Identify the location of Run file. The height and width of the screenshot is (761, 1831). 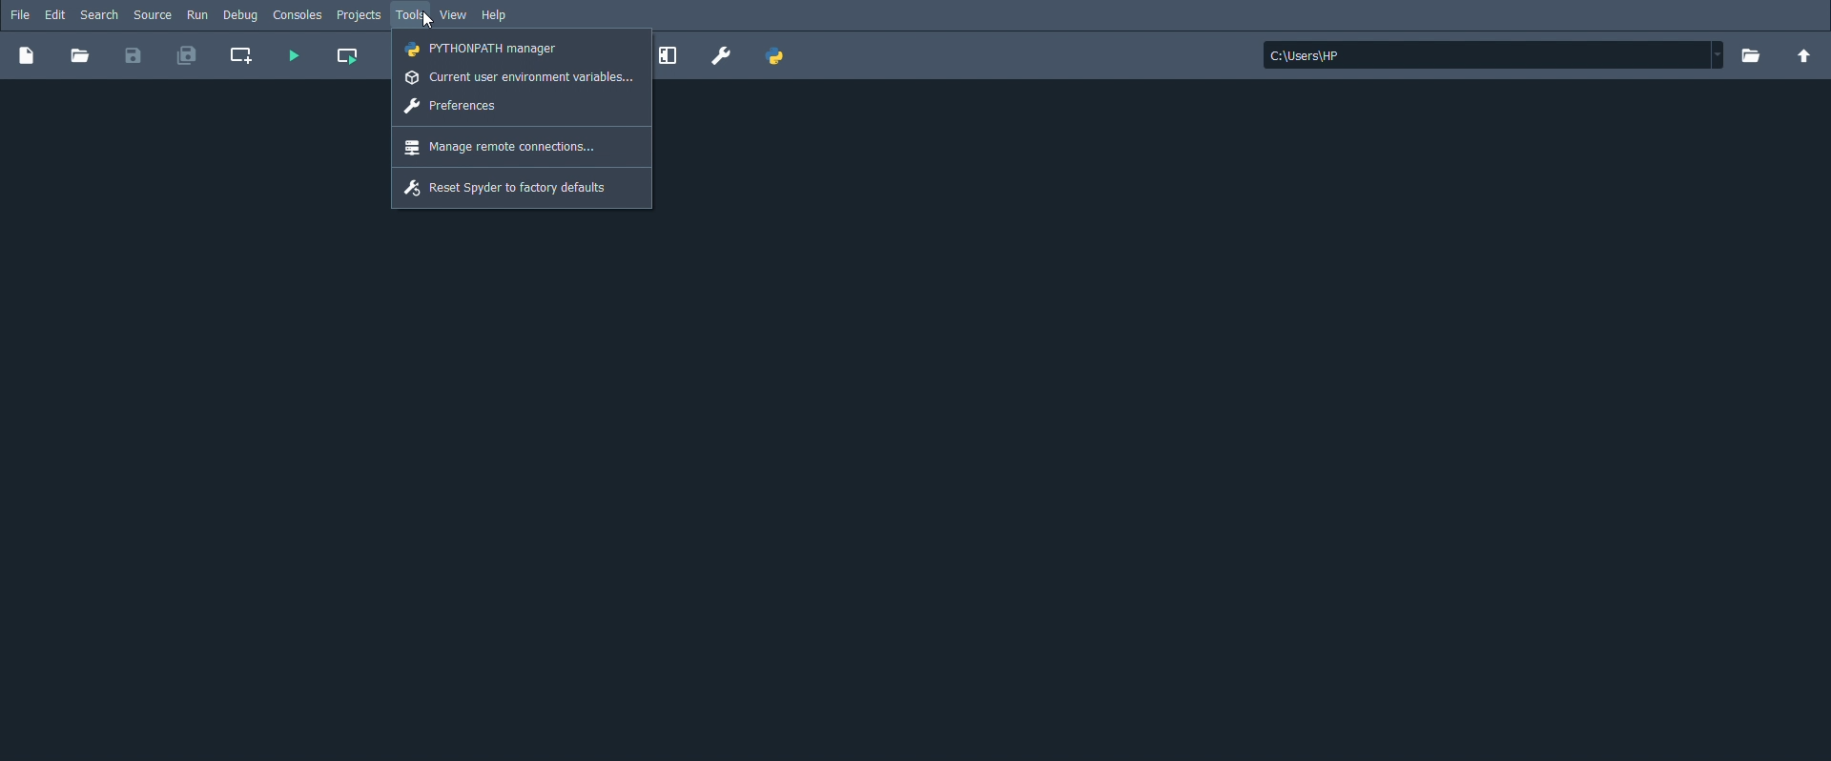
(291, 56).